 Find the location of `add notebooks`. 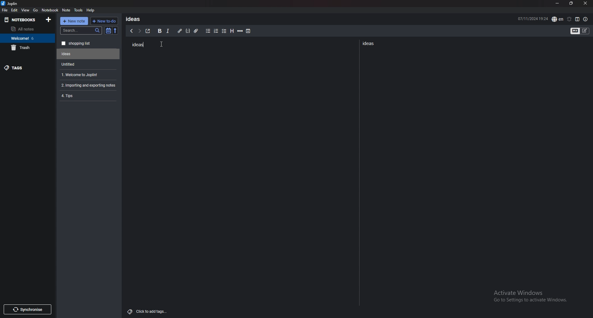

add notebooks is located at coordinates (48, 19).